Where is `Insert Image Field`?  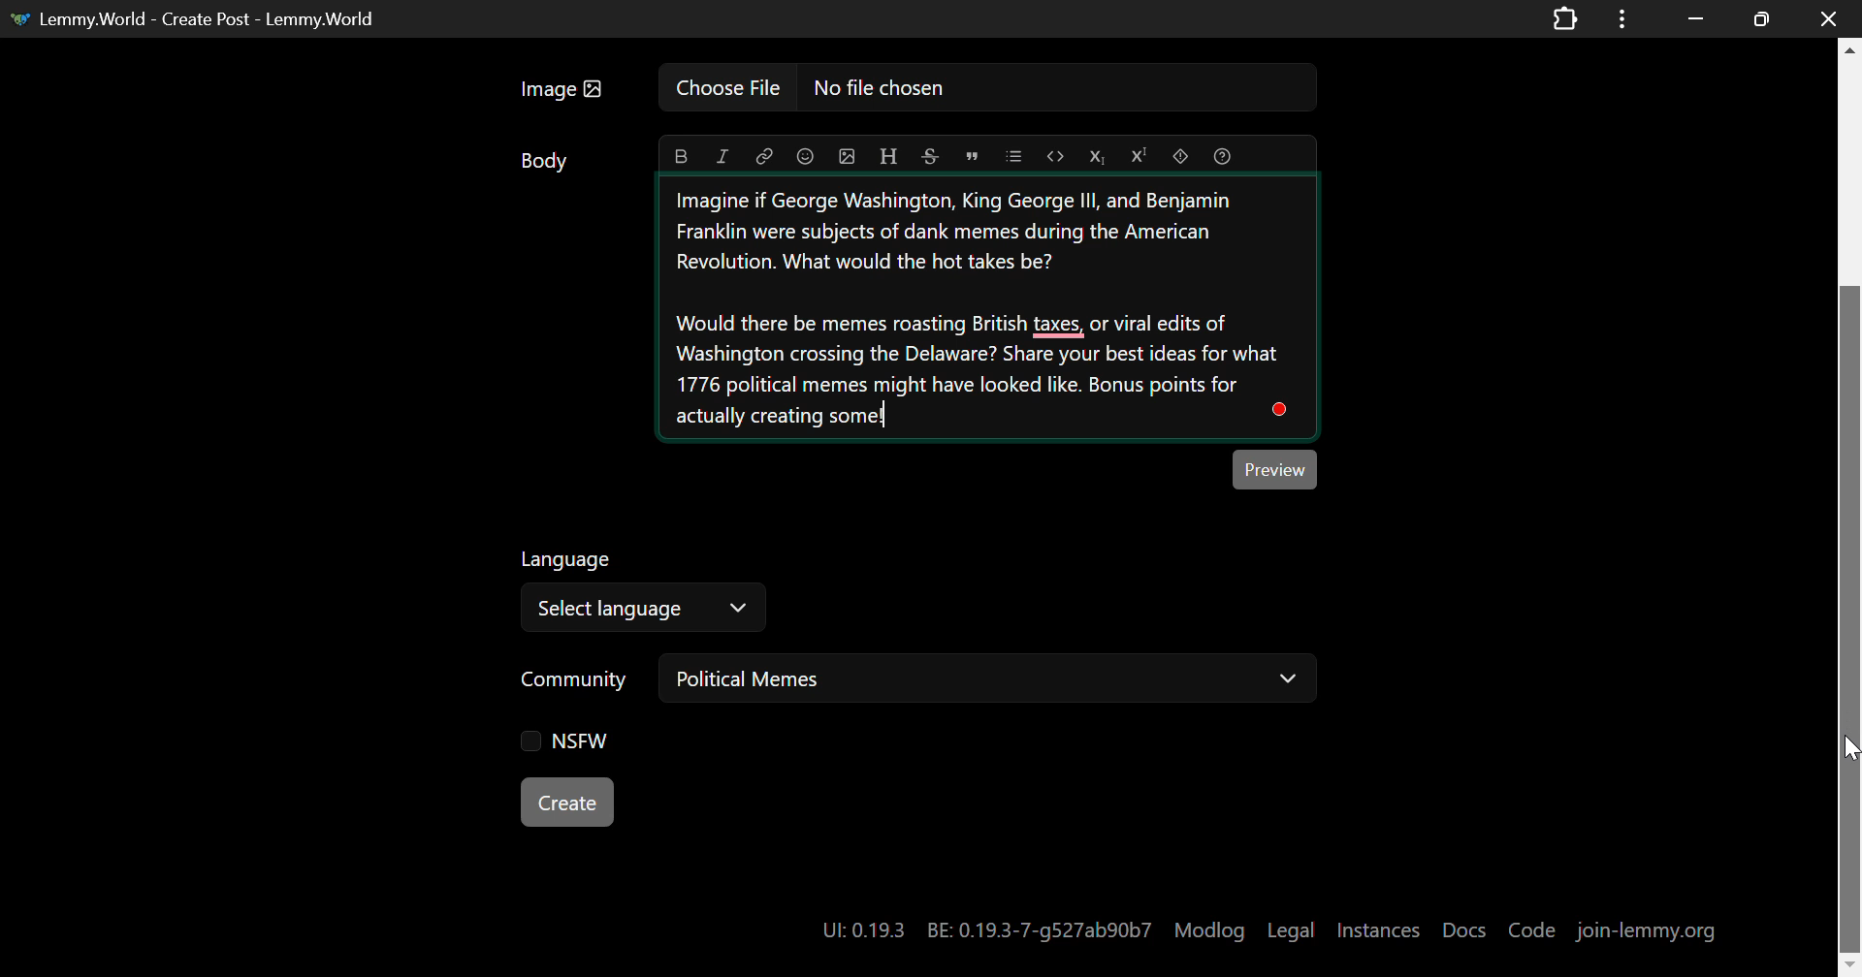 Insert Image Field is located at coordinates (915, 88).